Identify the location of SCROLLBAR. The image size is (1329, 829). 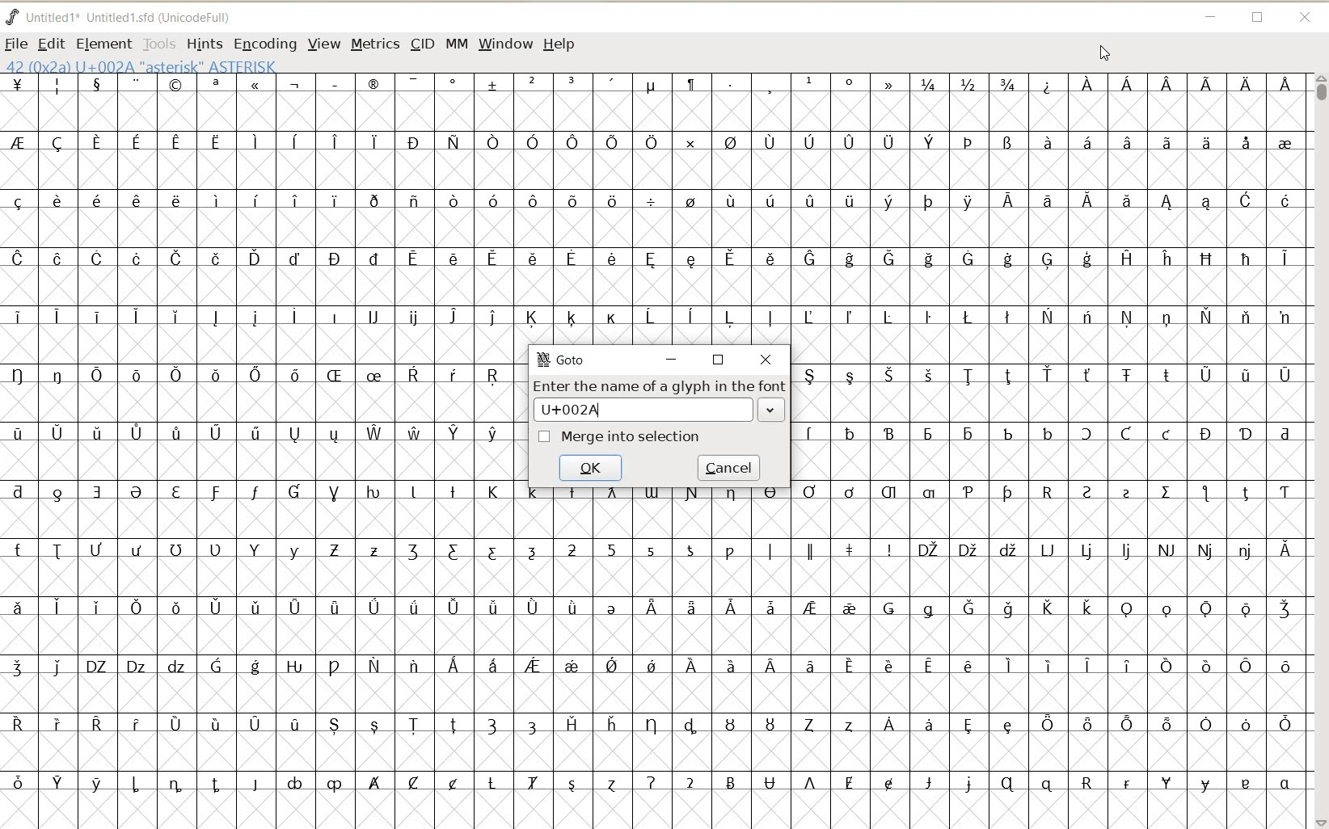
(1319, 450).